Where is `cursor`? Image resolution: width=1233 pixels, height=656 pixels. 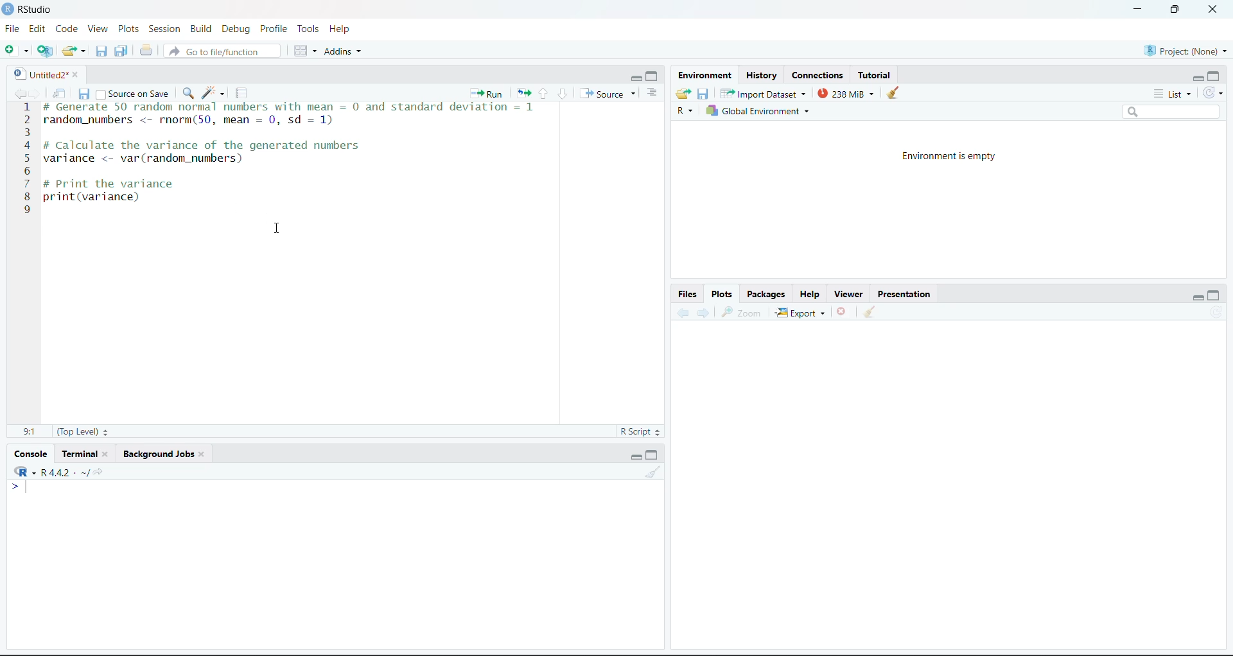
cursor is located at coordinates (279, 229).